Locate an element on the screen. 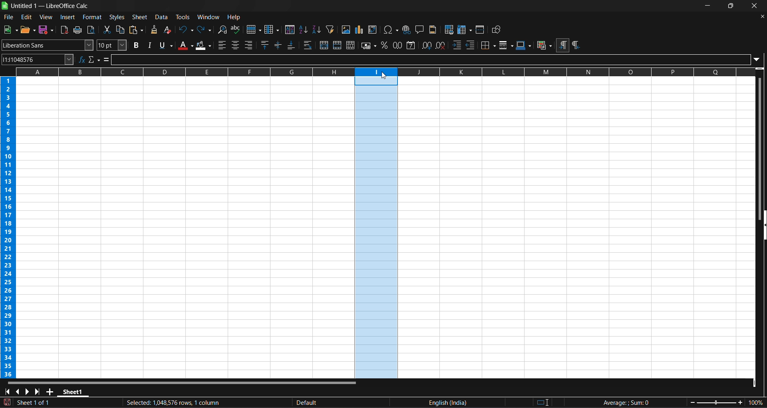 Image resolution: width=767 pixels, height=408 pixels. columns is located at coordinates (11, 227).